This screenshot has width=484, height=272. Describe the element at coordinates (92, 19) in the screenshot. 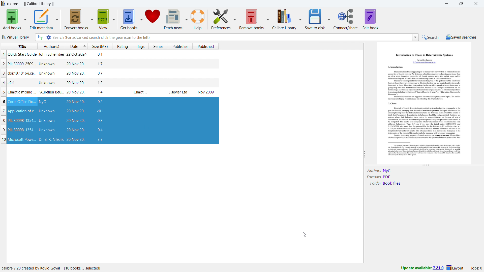

I see `convert books options` at that location.